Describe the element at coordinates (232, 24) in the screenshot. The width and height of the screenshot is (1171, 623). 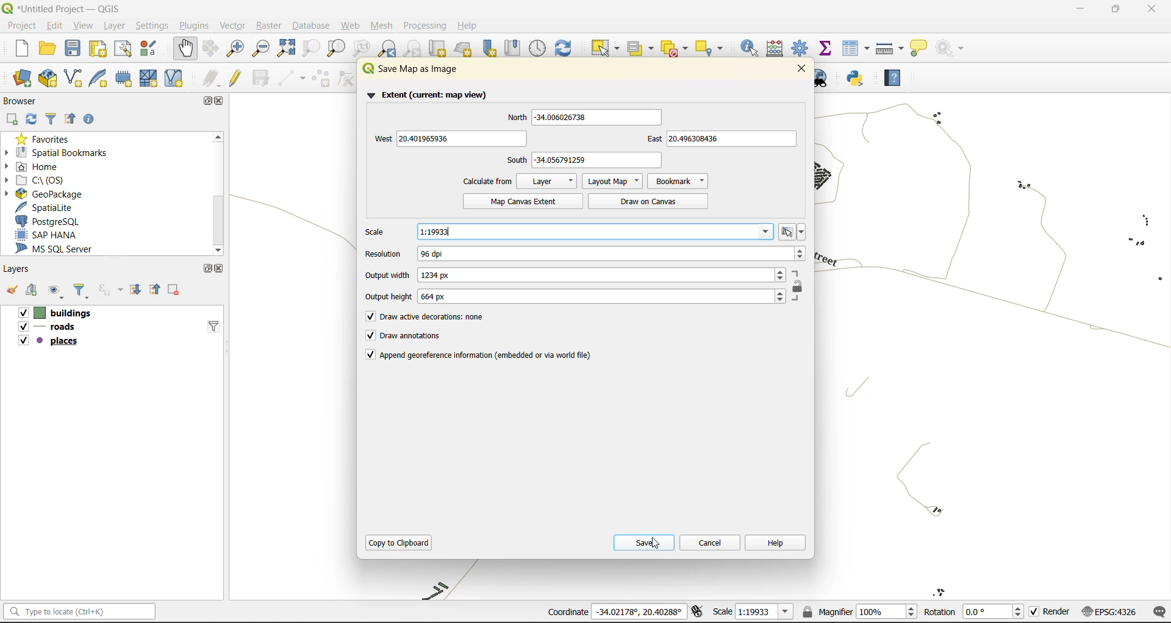
I see `vector` at that location.